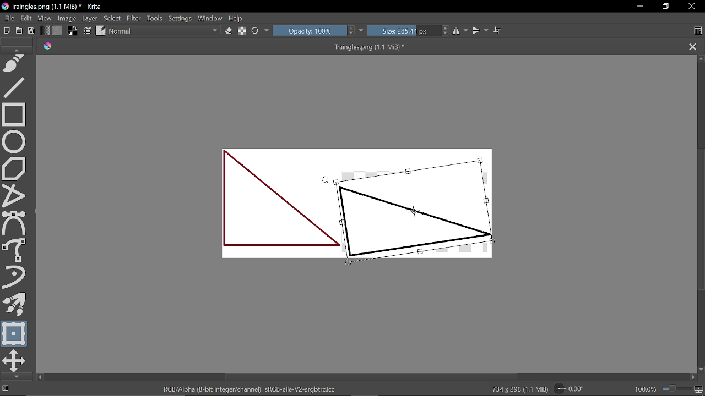  What do you see at coordinates (46, 19) in the screenshot?
I see `View` at bounding box center [46, 19].